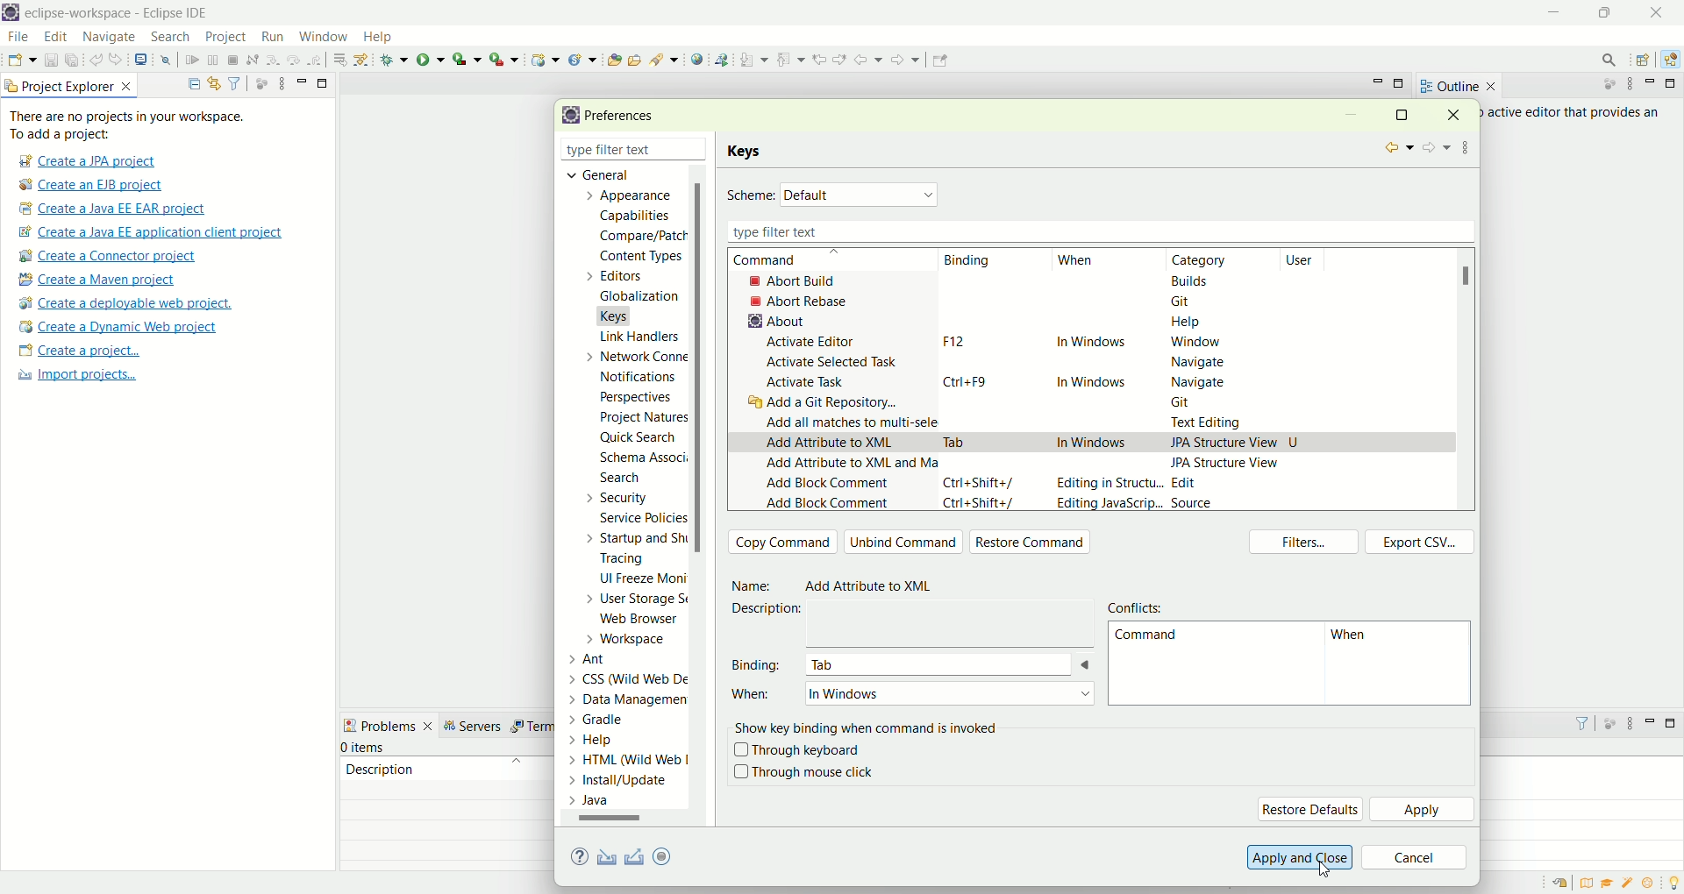 Image resolution: width=1684 pixels, height=894 pixels. What do you see at coordinates (956, 439) in the screenshot?
I see `Tab` at bounding box center [956, 439].